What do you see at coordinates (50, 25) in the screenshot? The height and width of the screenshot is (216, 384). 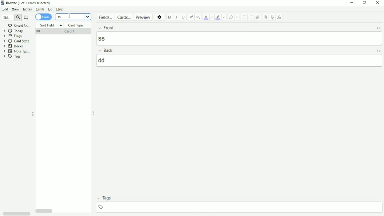 I see `Sort Field` at bounding box center [50, 25].